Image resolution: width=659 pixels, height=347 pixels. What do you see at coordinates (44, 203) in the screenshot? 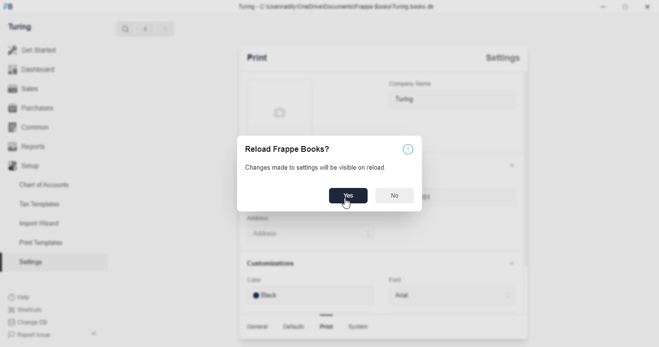
I see `Tax Templates` at bounding box center [44, 203].